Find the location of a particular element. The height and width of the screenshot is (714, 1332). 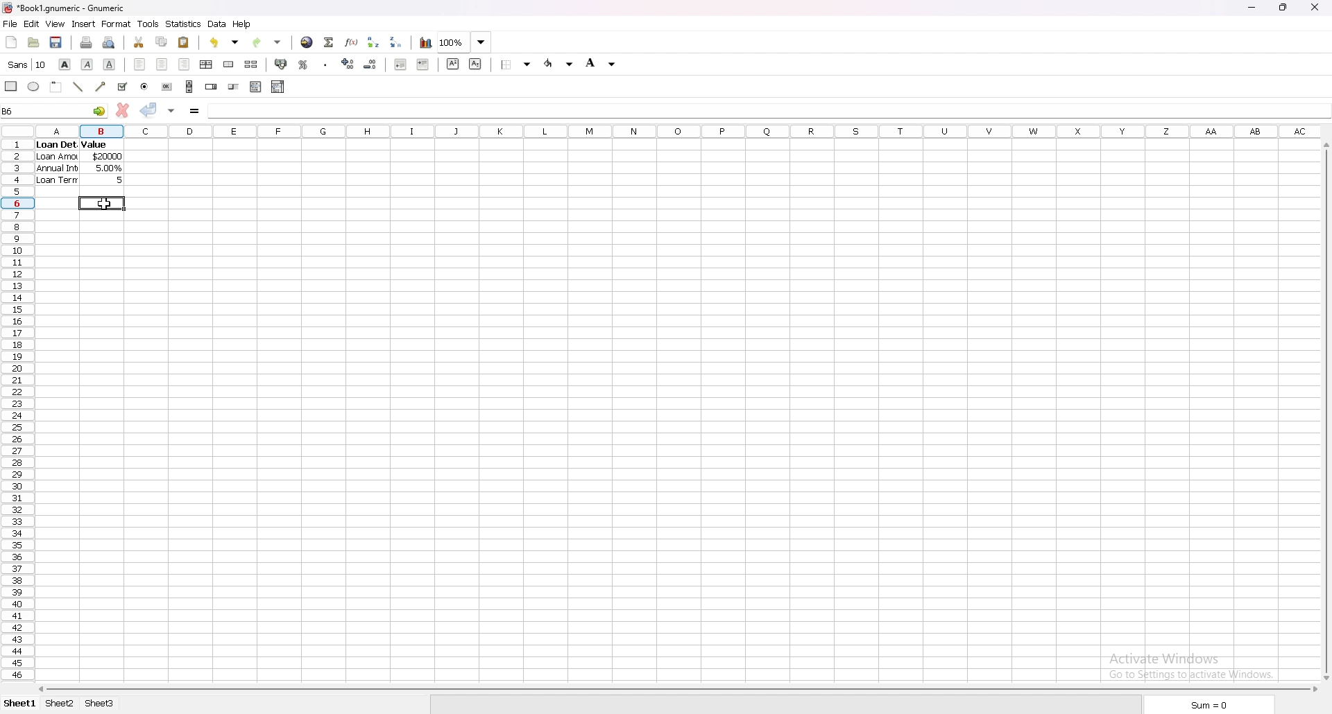

scroll bar is located at coordinates (1326, 410).